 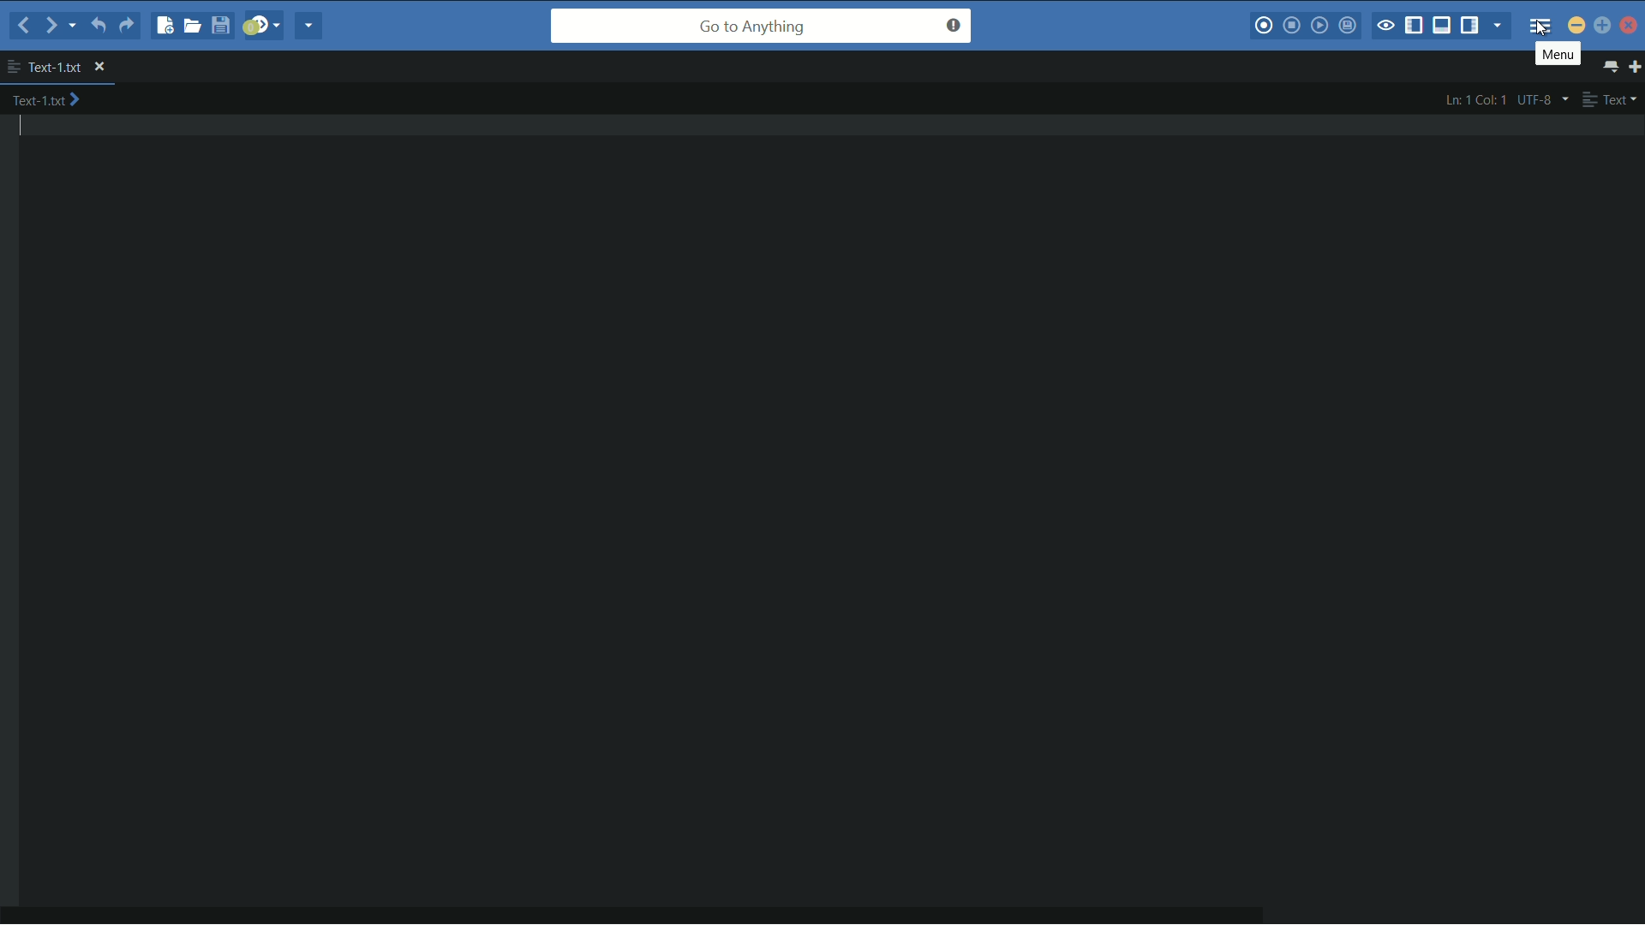 What do you see at coordinates (128, 27) in the screenshot?
I see `redo` at bounding box center [128, 27].